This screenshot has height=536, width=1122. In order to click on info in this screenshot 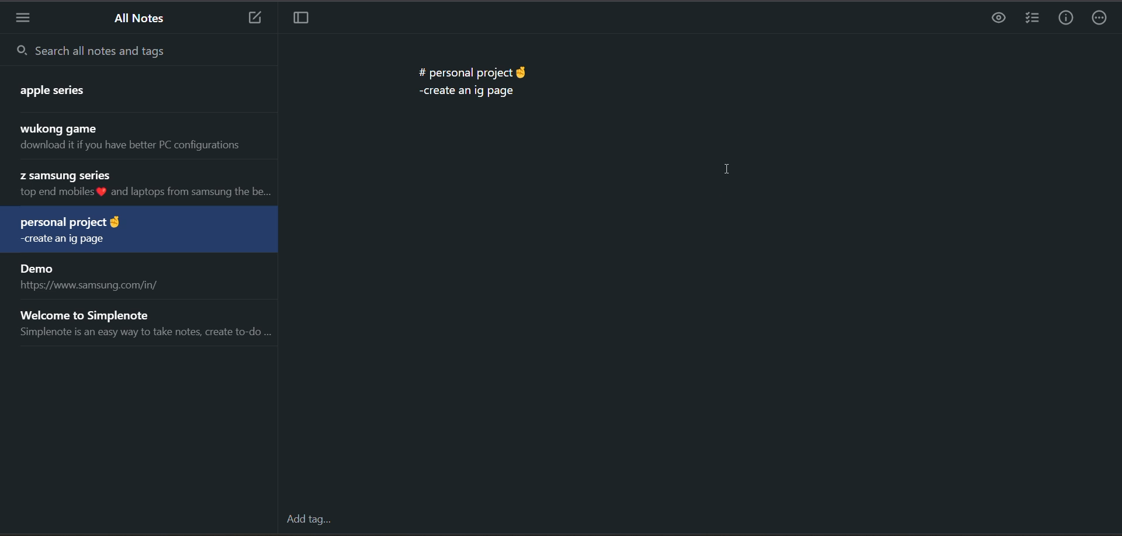, I will do `click(1068, 20)`.